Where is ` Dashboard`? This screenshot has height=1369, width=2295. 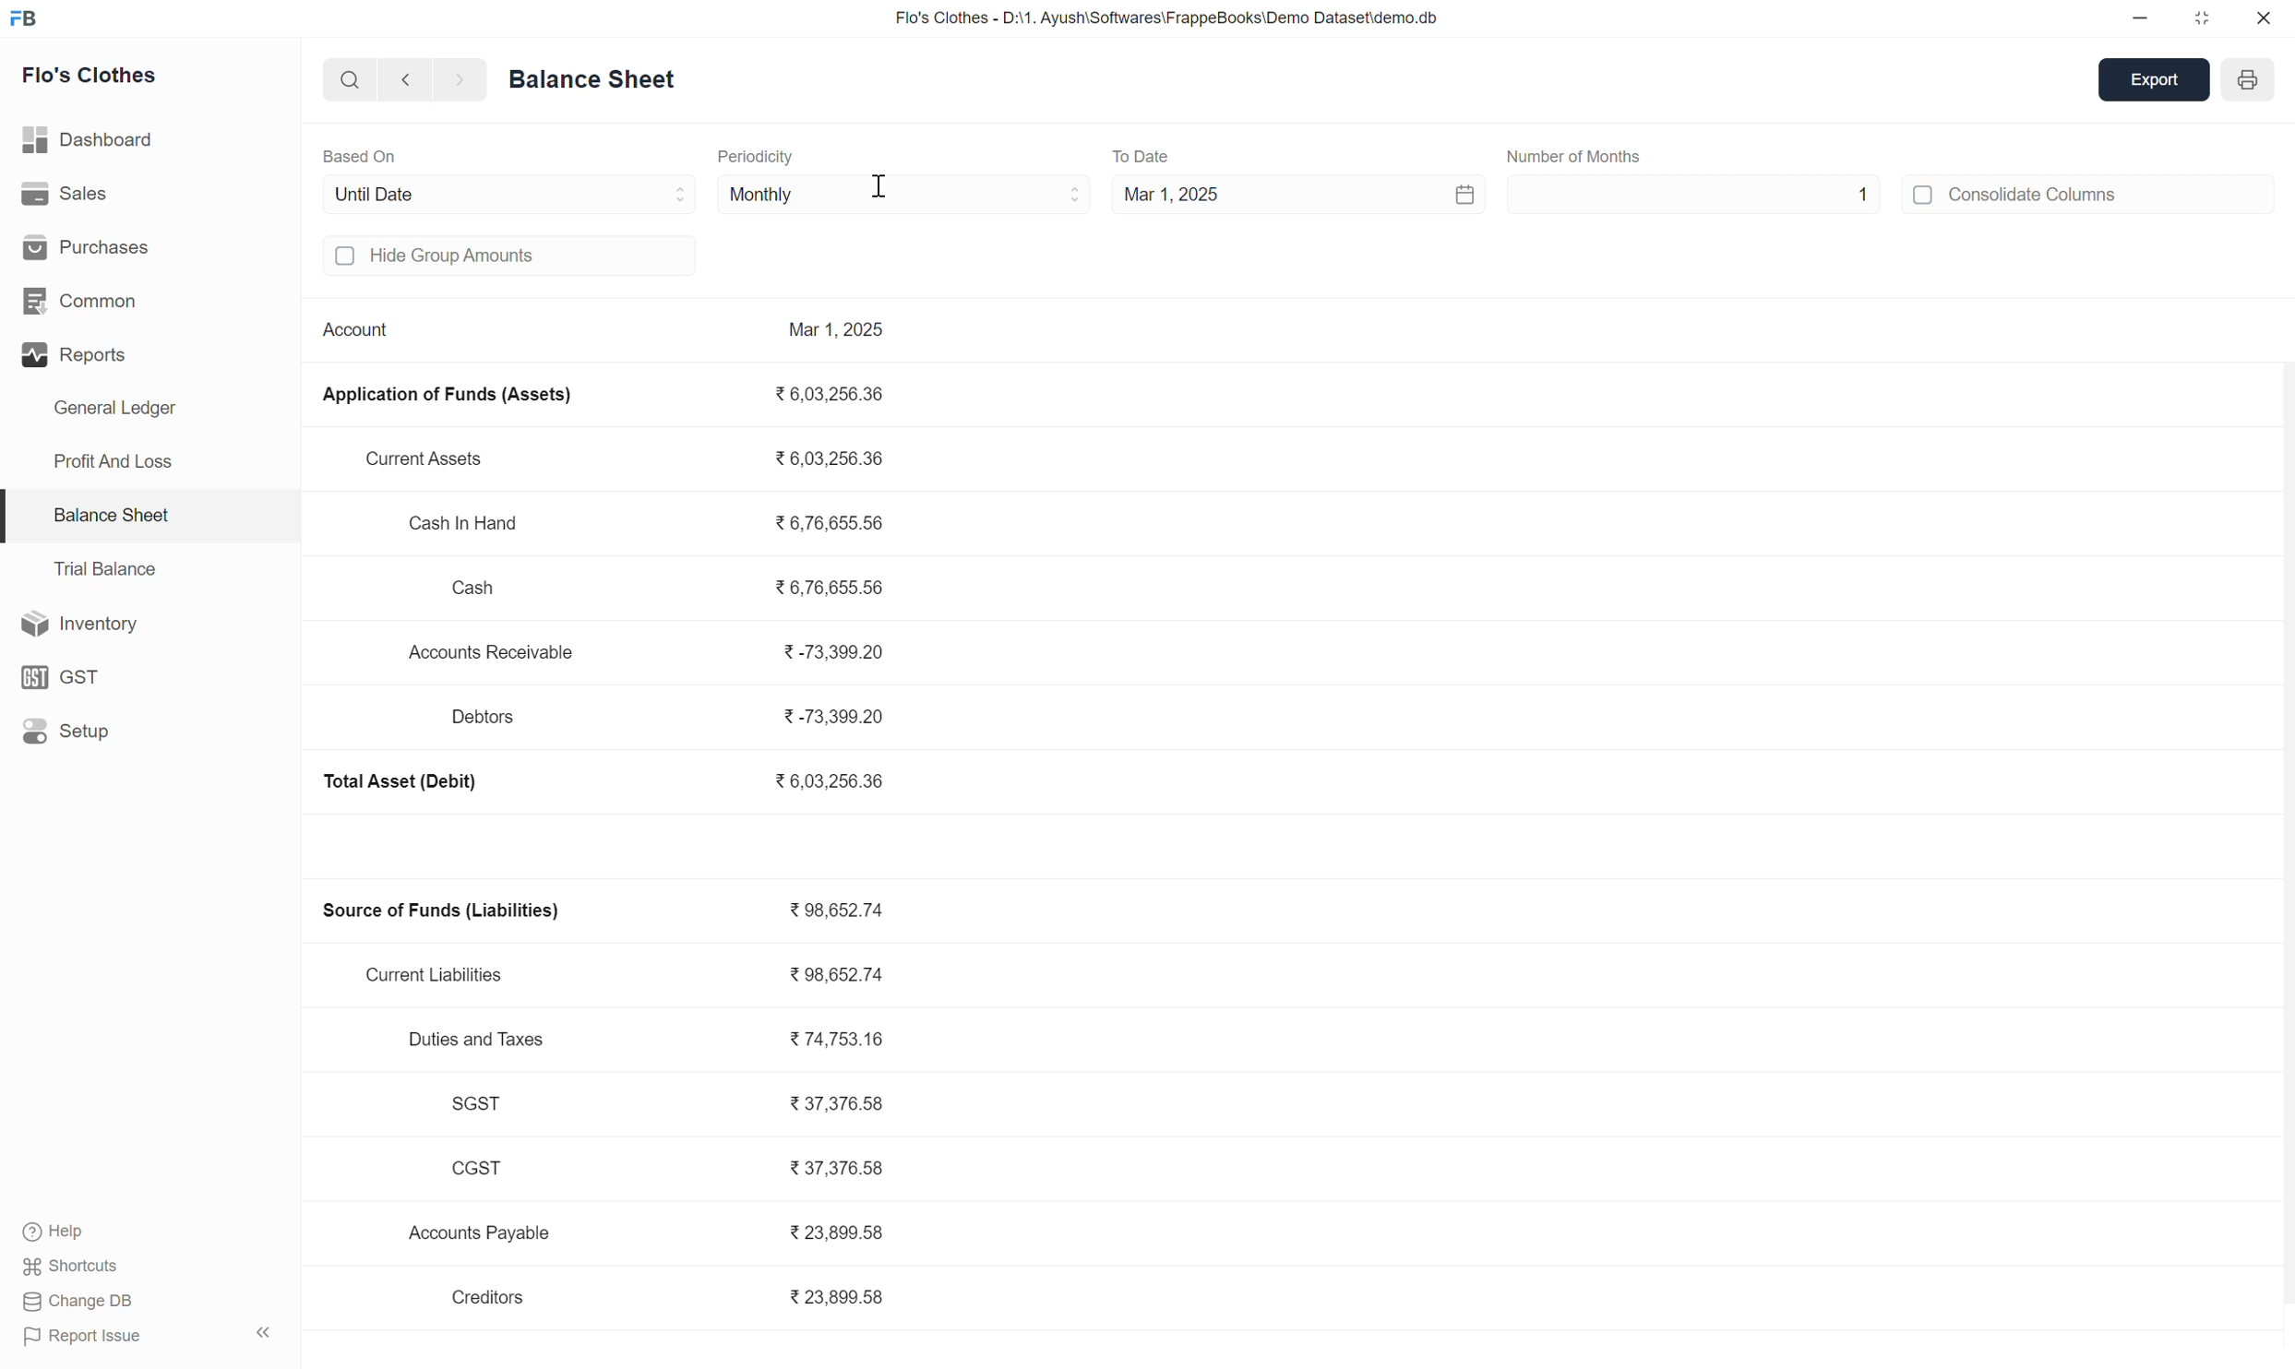
 Dashboard is located at coordinates (102, 141).